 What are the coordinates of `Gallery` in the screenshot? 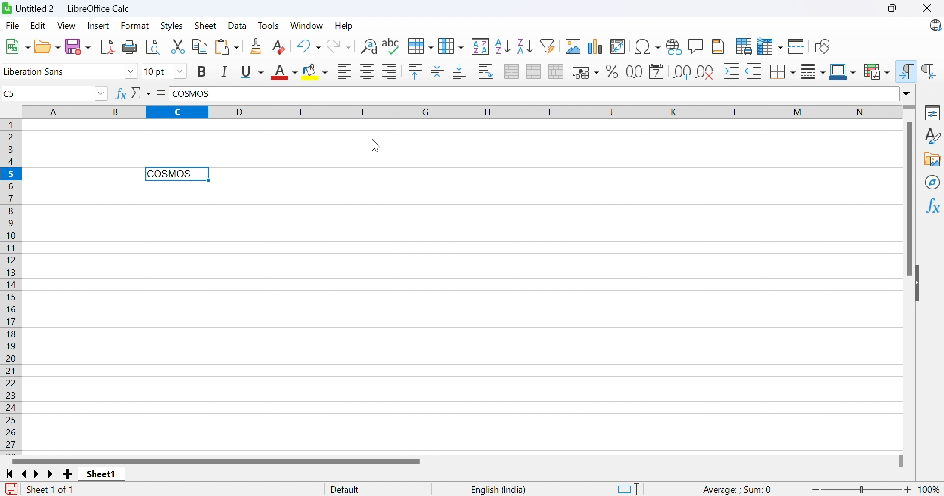 It's located at (933, 159).